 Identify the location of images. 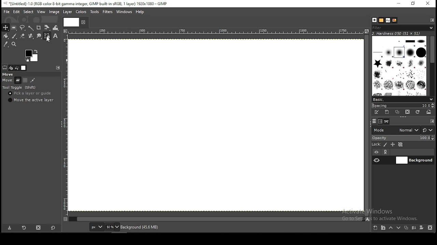
(24, 68).